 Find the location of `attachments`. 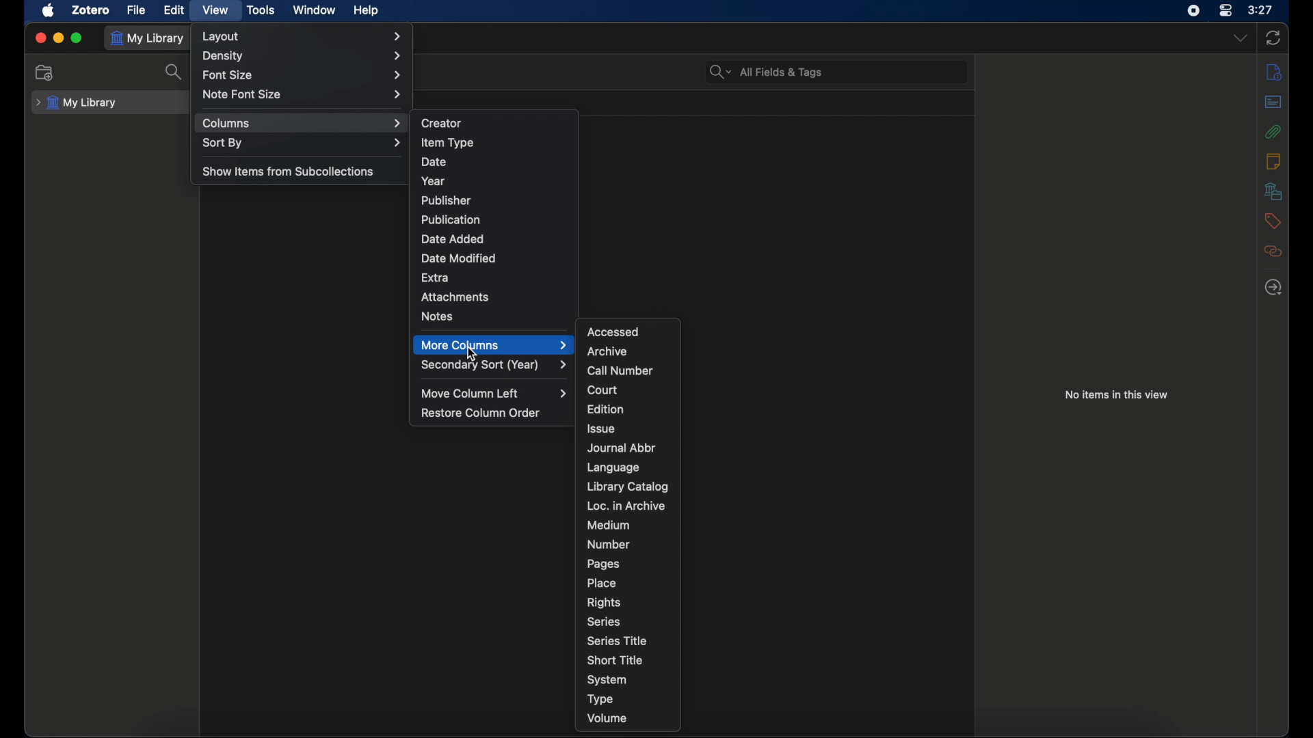

attachments is located at coordinates (1272, 131).